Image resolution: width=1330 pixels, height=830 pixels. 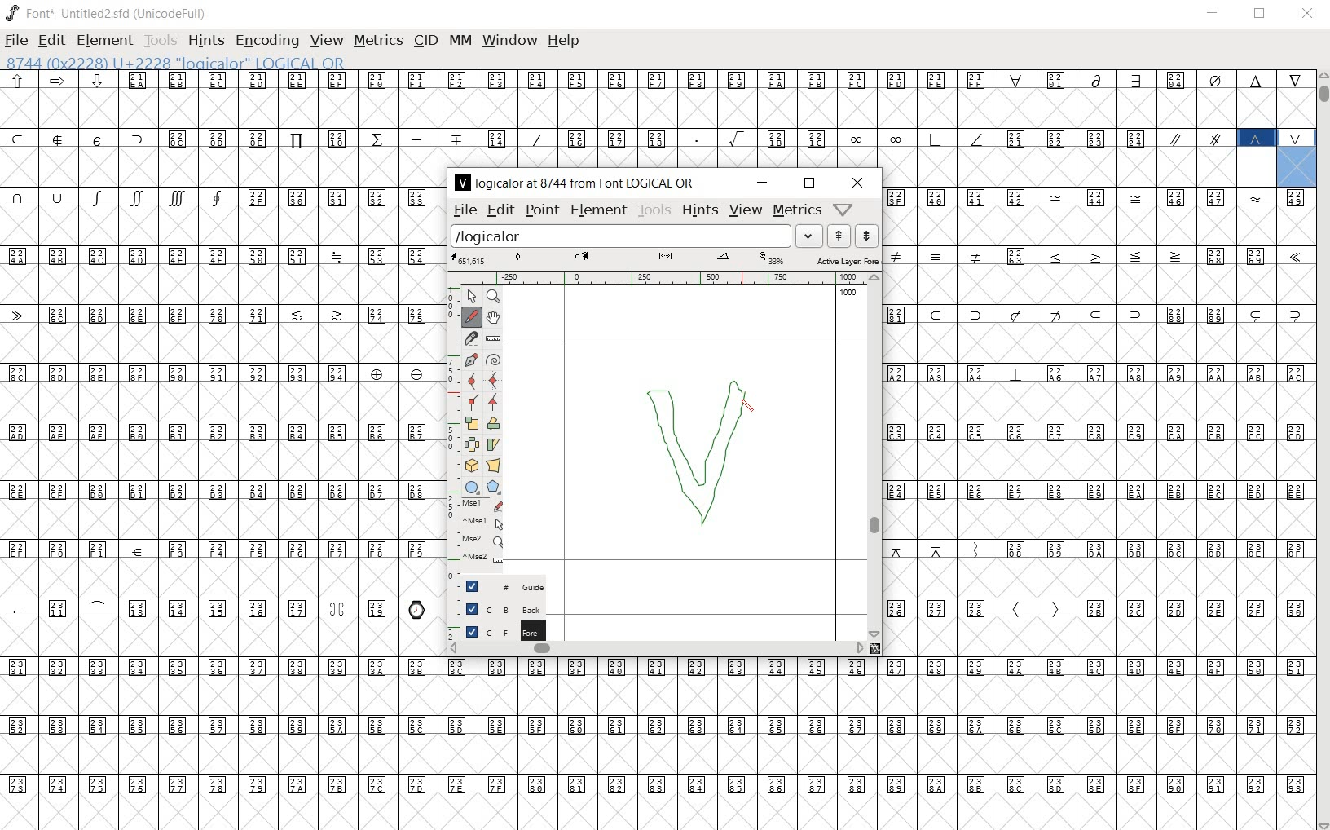 What do you see at coordinates (160, 41) in the screenshot?
I see `tools` at bounding box center [160, 41].